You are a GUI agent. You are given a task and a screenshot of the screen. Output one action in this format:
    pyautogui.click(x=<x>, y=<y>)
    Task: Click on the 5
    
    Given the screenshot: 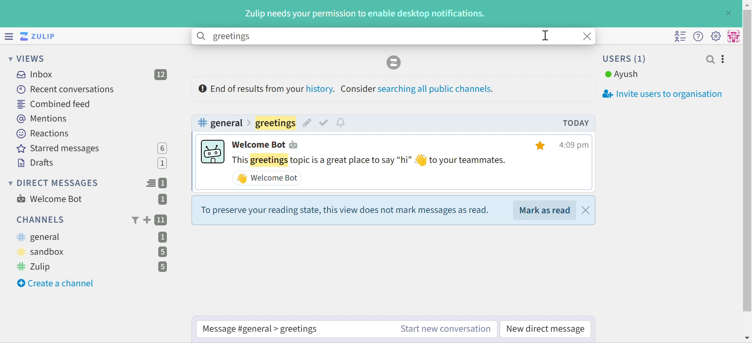 What is the action you would take?
    pyautogui.click(x=162, y=252)
    